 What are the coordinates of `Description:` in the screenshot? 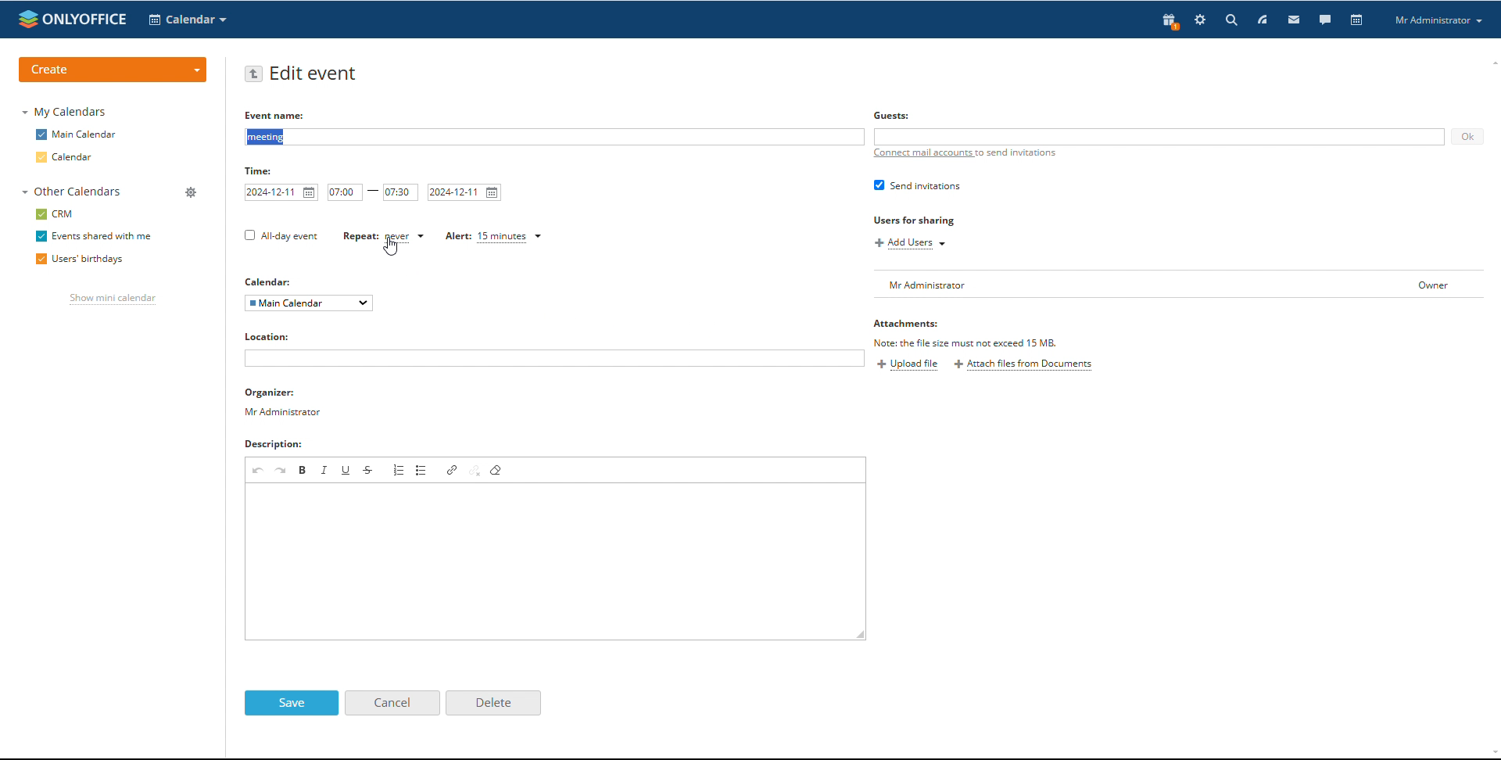 It's located at (289, 446).